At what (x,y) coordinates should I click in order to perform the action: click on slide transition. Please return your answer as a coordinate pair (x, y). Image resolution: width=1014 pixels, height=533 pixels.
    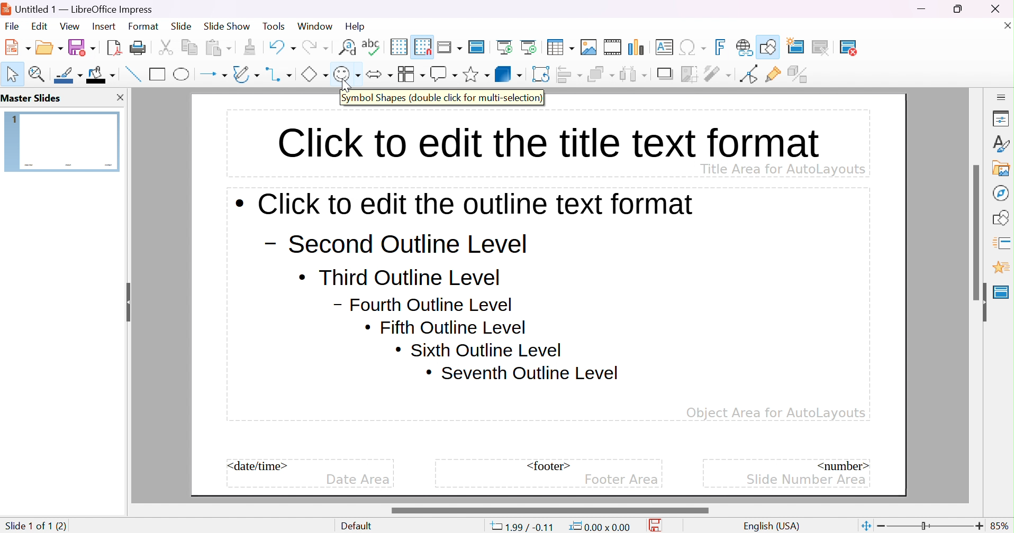
    Looking at the image, I should click on (1003, 242).